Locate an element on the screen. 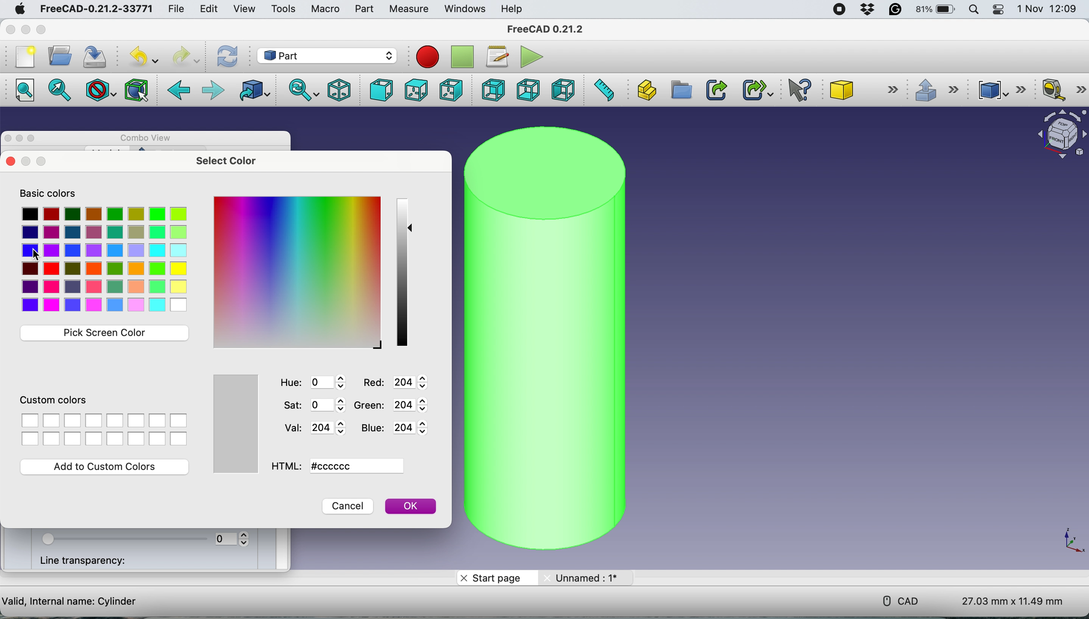  stop recording macros is located at coordinates (462, 57).